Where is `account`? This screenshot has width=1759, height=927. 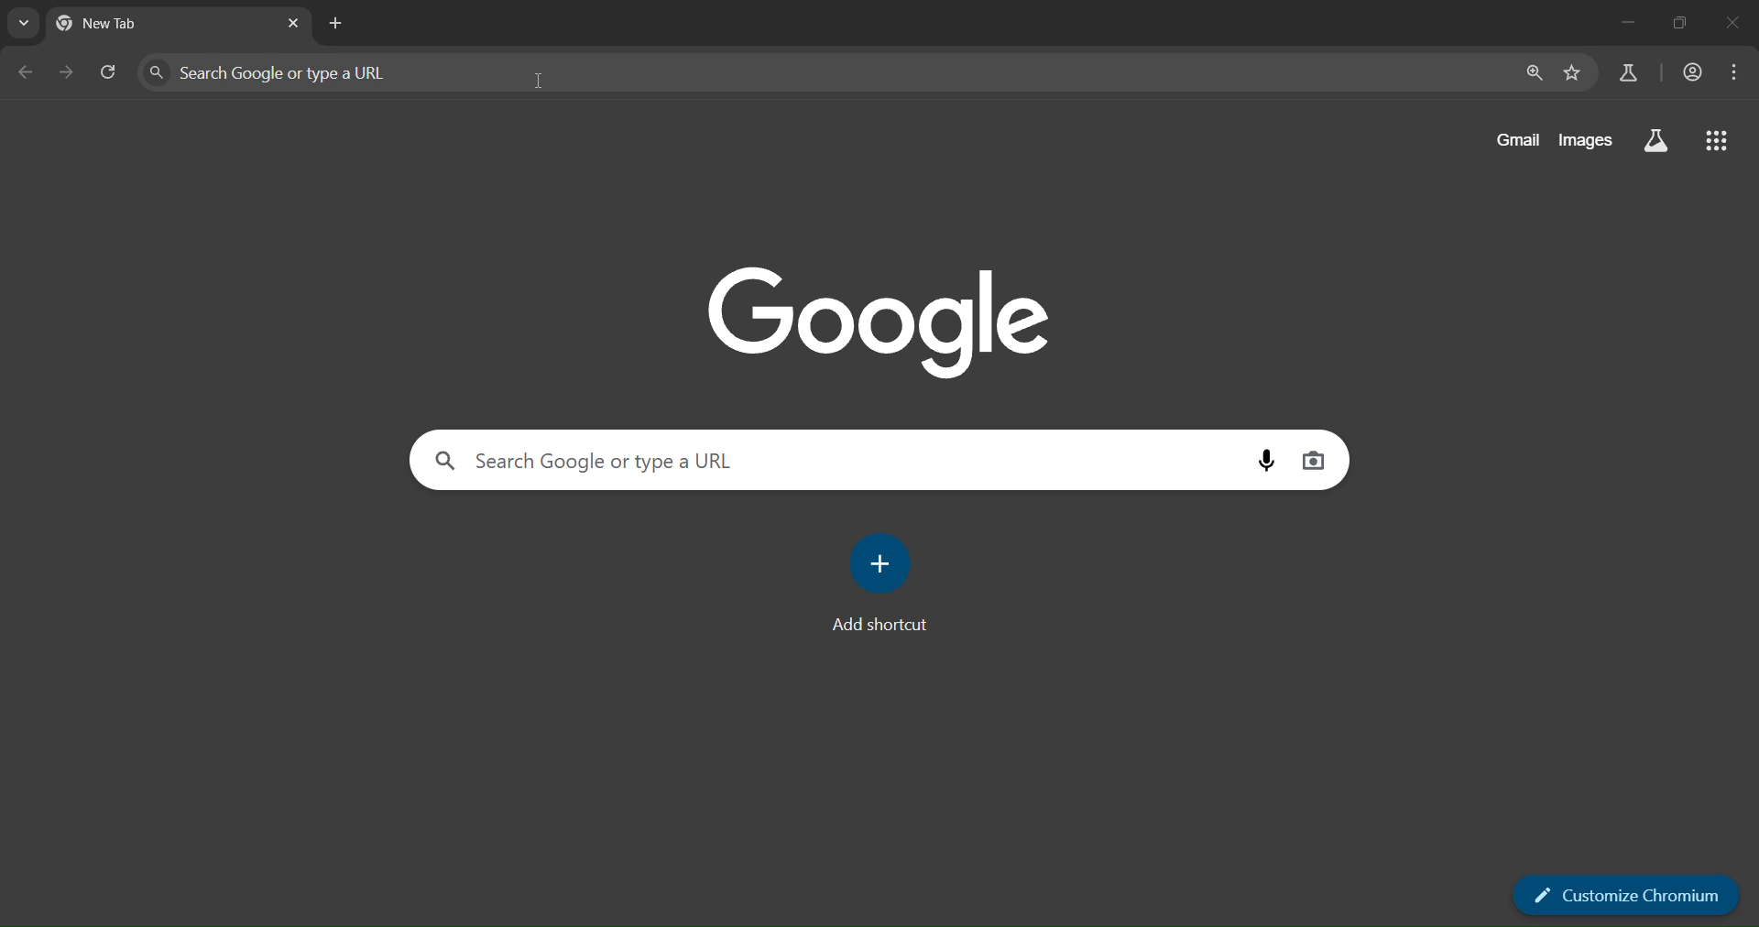
account is located at coordinates (1693, 71).